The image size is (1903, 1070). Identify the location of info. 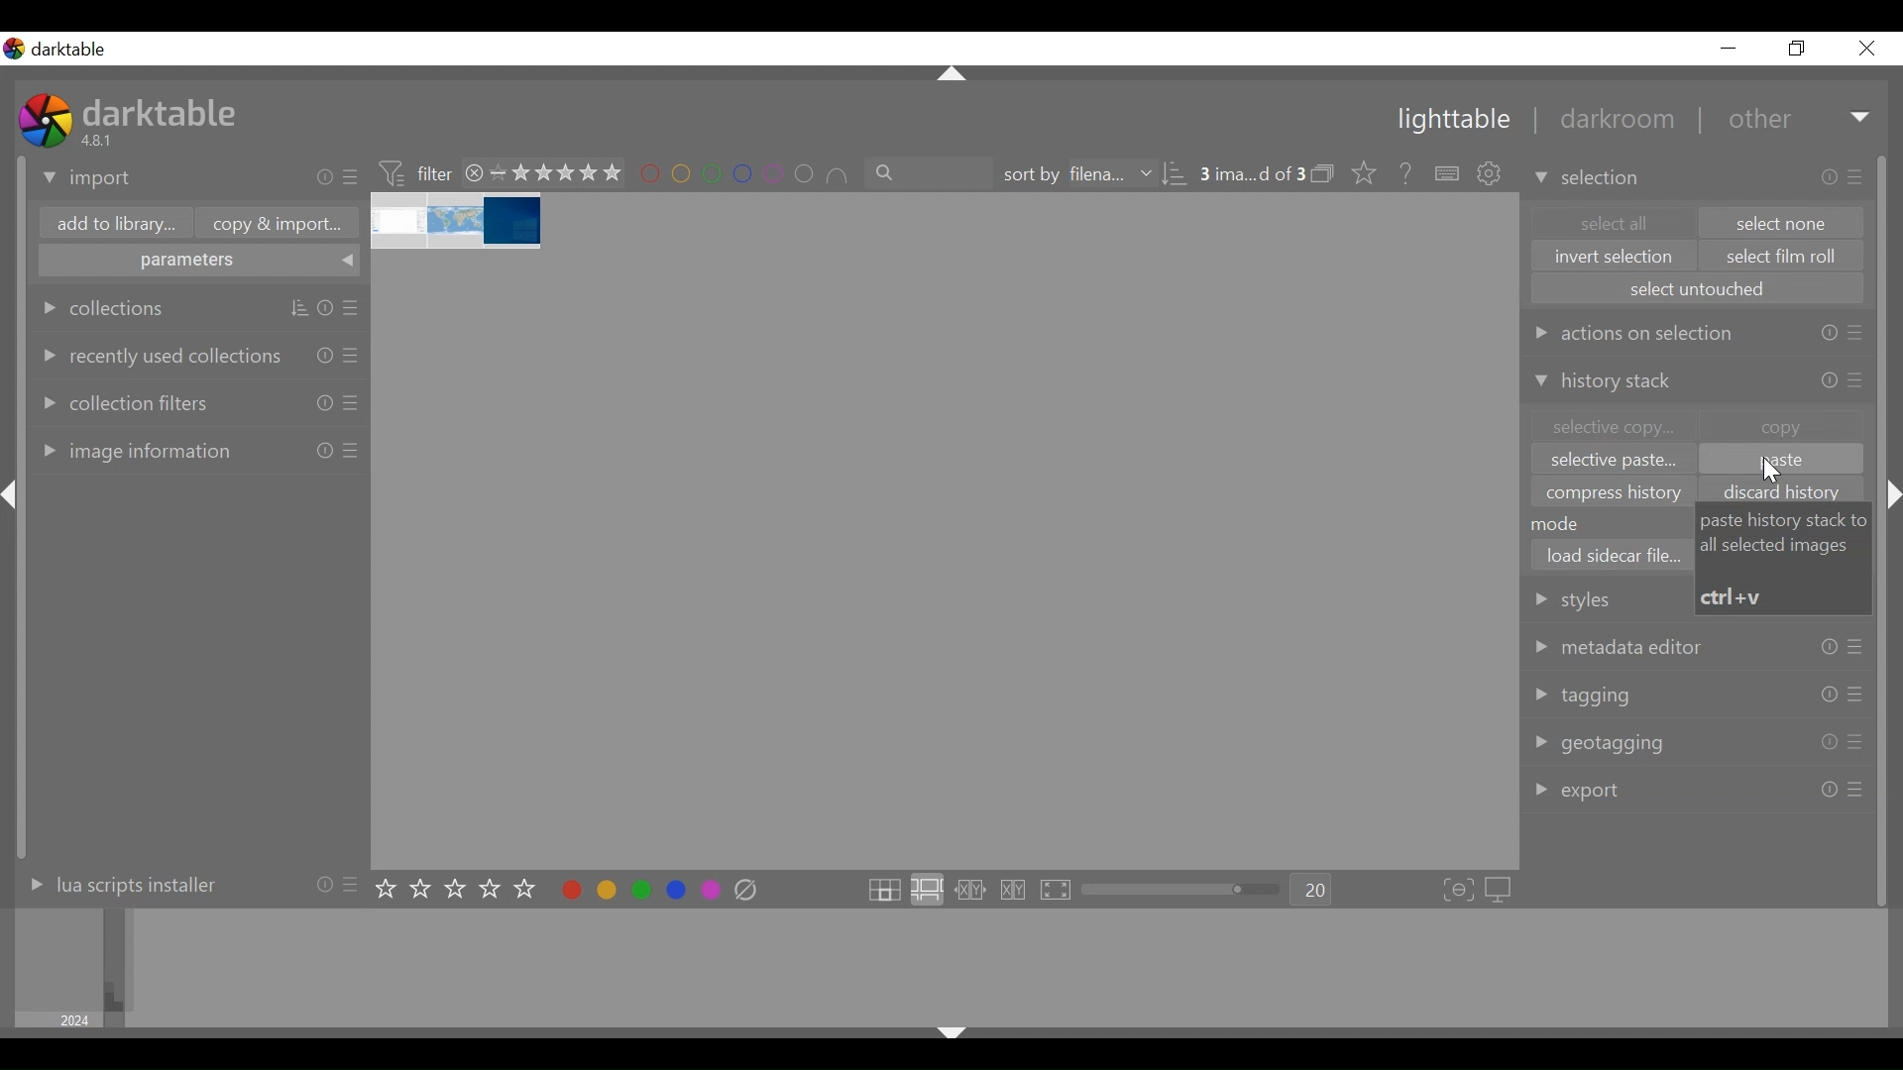
(1829, 789).